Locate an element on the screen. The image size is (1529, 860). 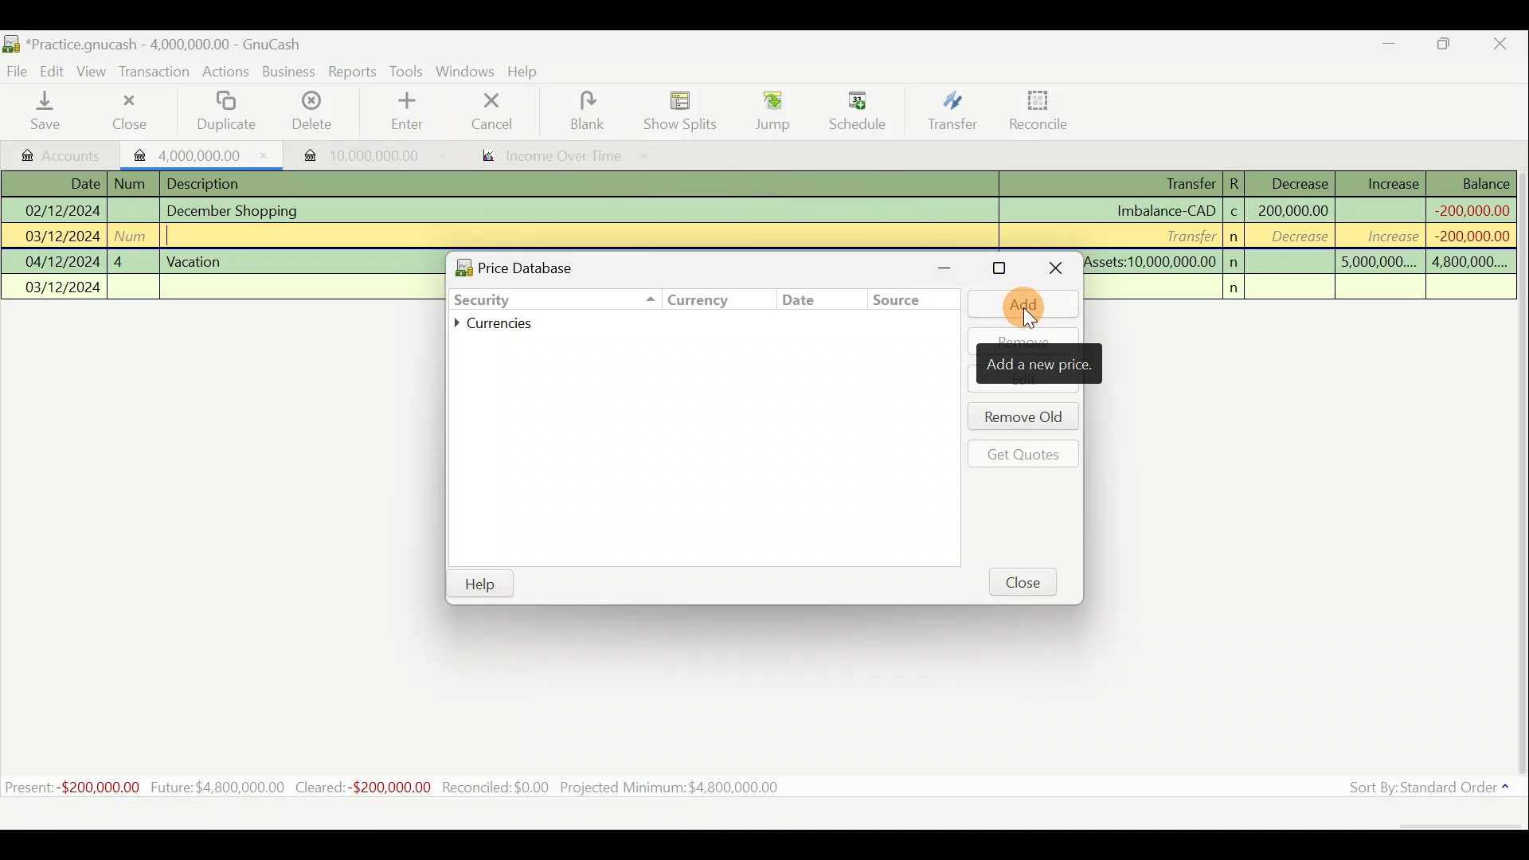
Reconcile is located at coordinates (1033, 111).